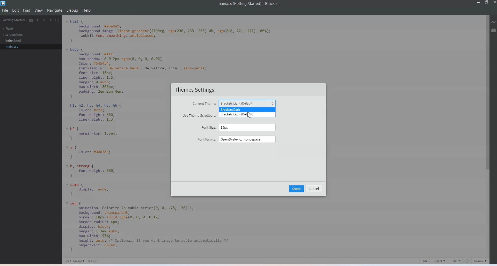 Image resolution: width=497 pixels, height=266 pixels. What do you see at coordinates (81, 261) in the screenshot?
I see `Line 1, column 1 - 80 lines` at bounding box center [81, 261].